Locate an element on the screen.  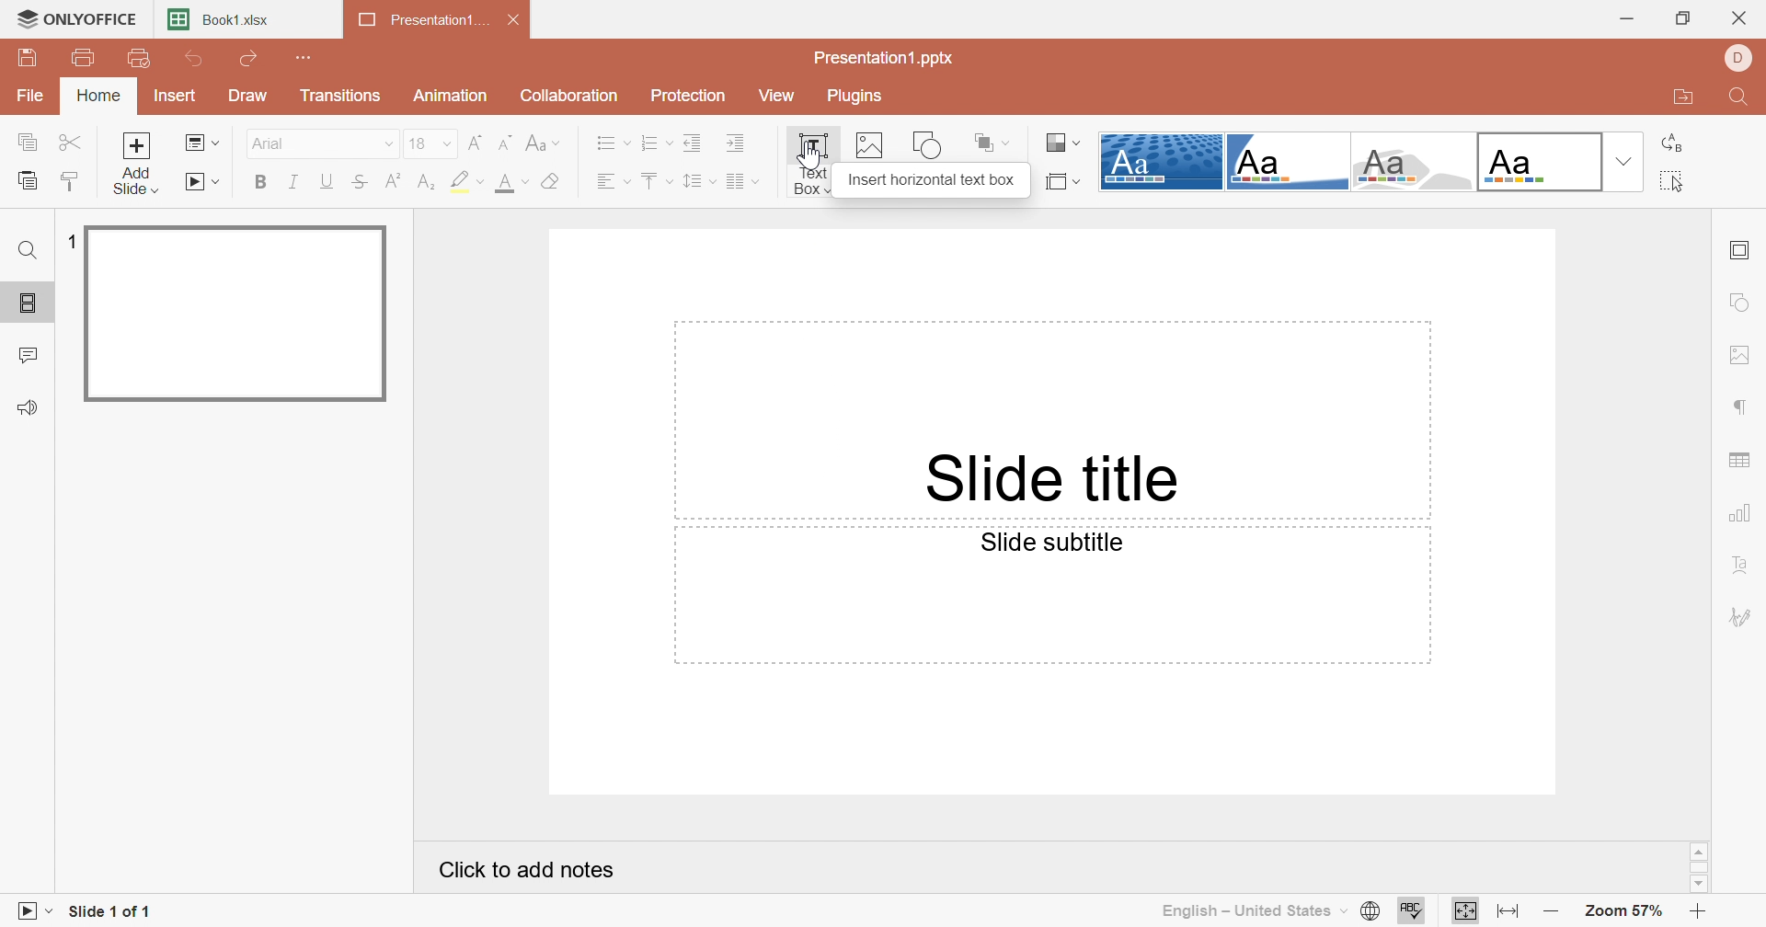
File is located at coordinates (30, 98).